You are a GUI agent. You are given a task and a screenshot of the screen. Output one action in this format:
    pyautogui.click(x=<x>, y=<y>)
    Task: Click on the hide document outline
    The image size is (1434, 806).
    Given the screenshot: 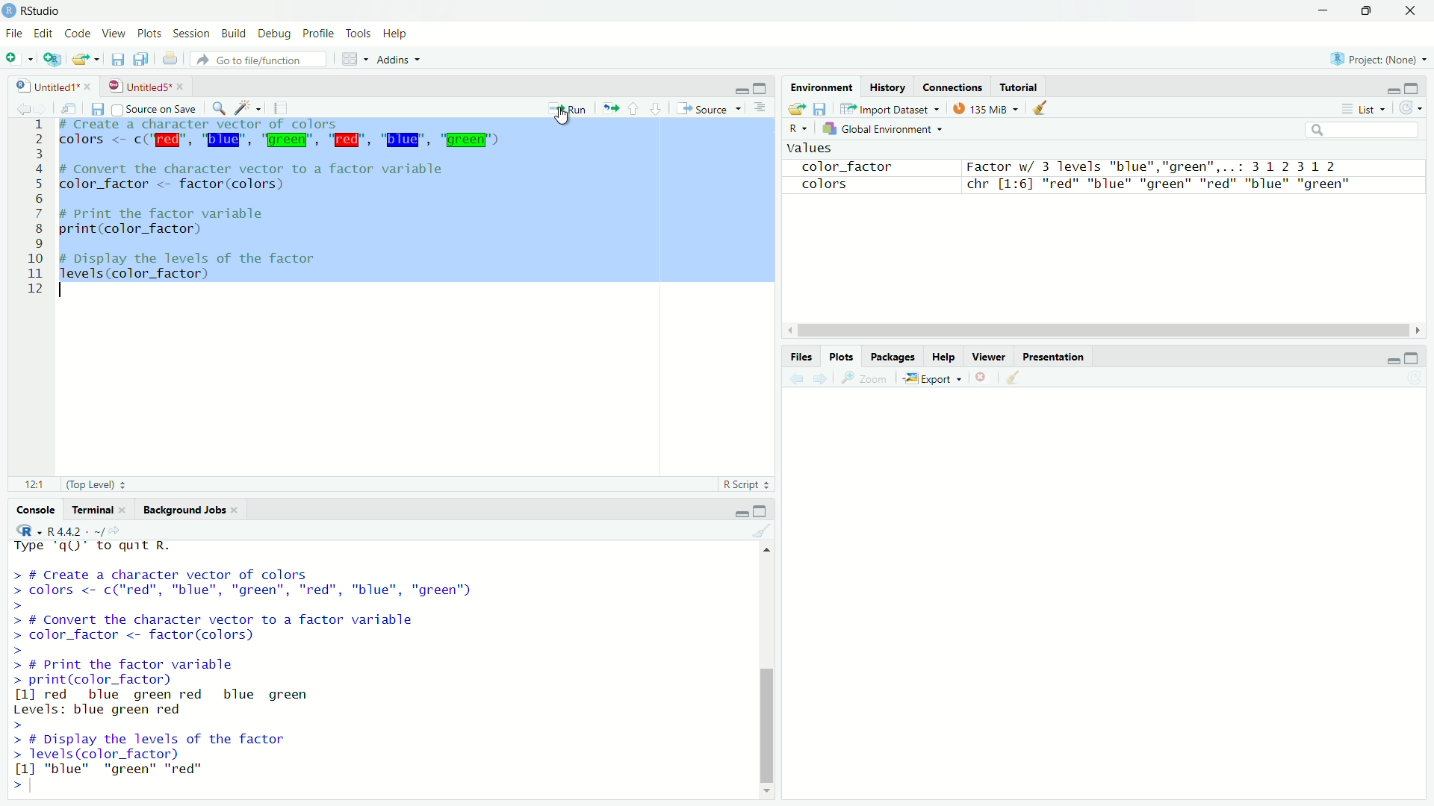 What is the action you would take?
    pyautogui.click(x=760, y=107)
    